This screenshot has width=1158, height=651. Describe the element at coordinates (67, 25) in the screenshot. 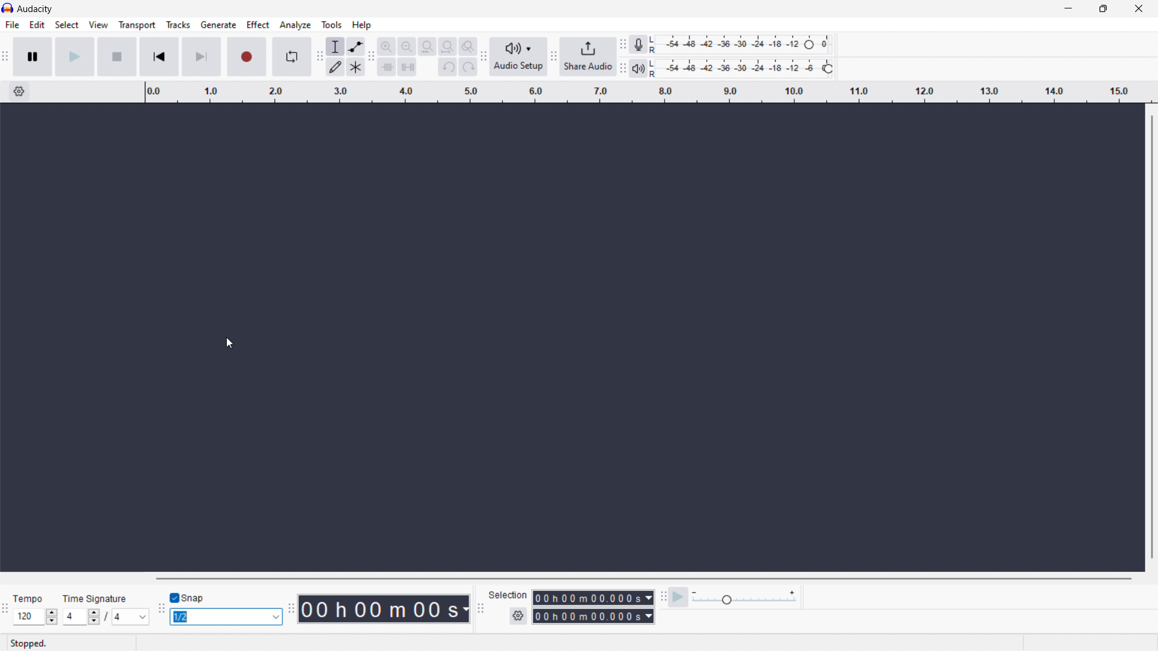

I see `select` at that location.